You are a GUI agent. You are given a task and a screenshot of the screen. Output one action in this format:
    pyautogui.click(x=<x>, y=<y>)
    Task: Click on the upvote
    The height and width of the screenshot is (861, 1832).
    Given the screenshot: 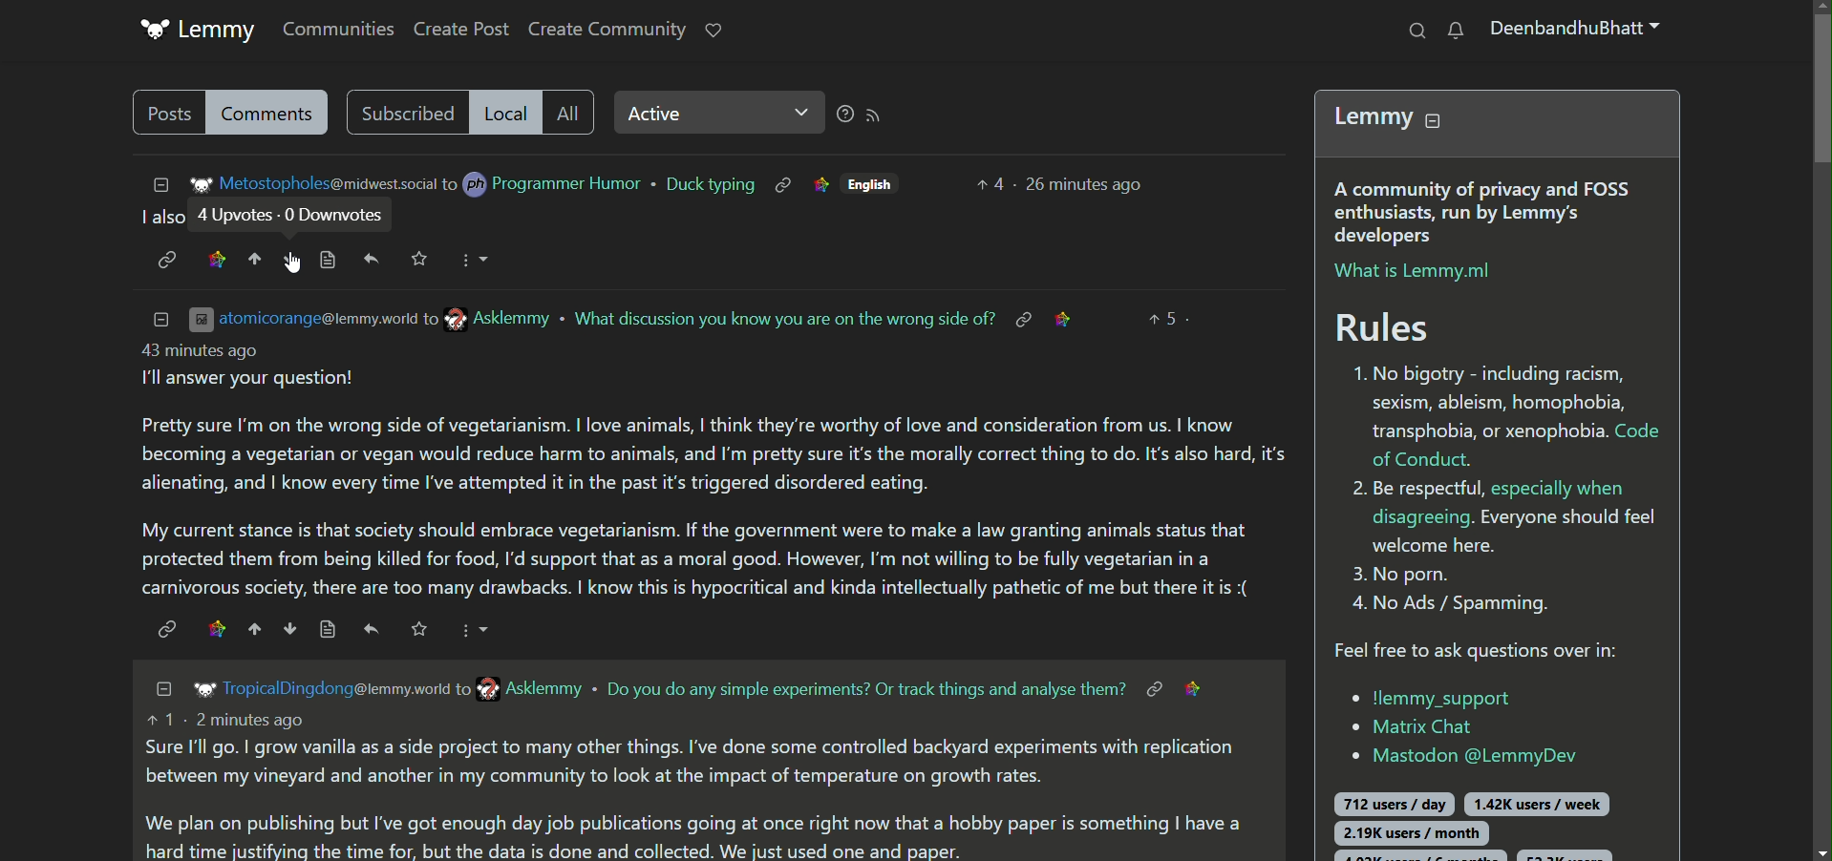 What is the action you would take?
    pyautogui.click(x=254, y=629)
    